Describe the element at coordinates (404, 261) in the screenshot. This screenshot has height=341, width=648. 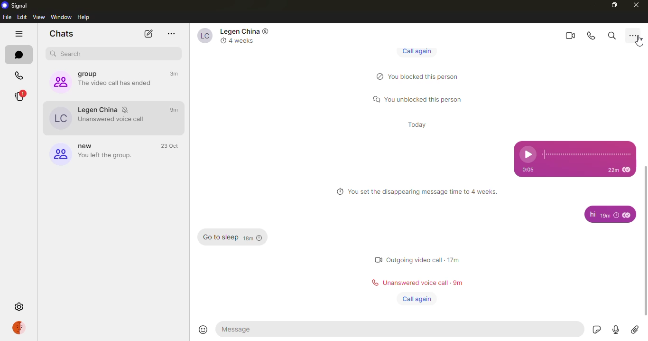
I see `status message` at that location.